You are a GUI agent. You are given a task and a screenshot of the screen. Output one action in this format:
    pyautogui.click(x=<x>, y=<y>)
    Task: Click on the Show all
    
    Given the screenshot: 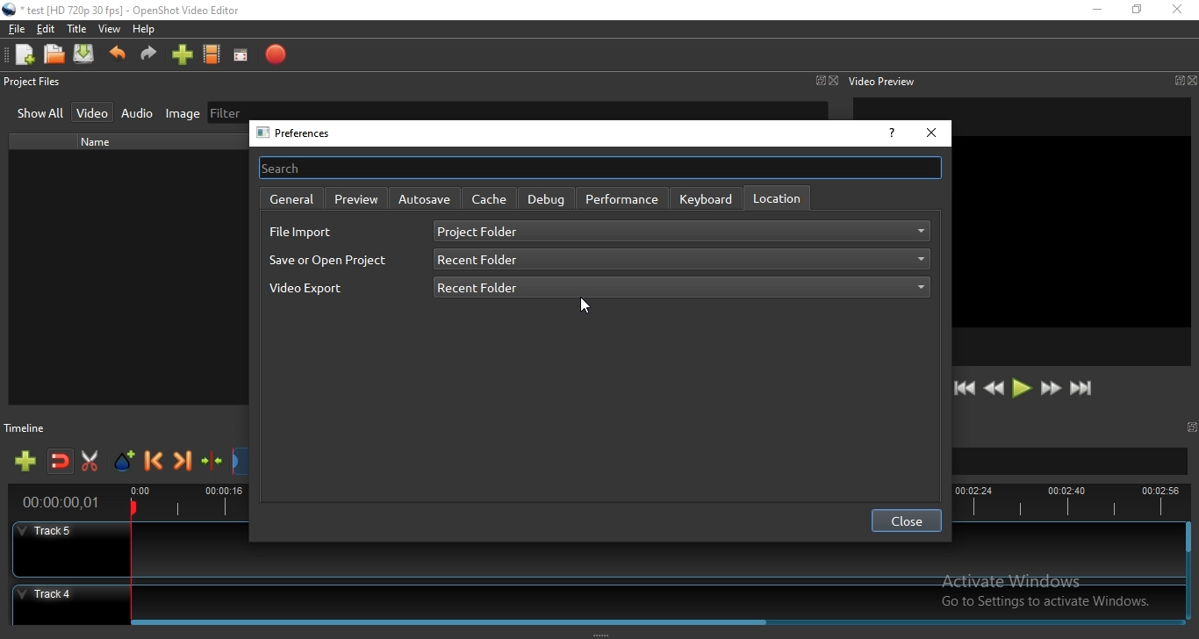 What is the action you would take?
    pyautogui.click(x=40, y=115)
    